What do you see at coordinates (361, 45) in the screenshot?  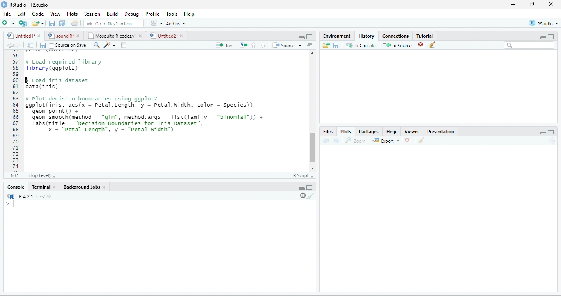 I see `To console` at bounding box center [361, 45].